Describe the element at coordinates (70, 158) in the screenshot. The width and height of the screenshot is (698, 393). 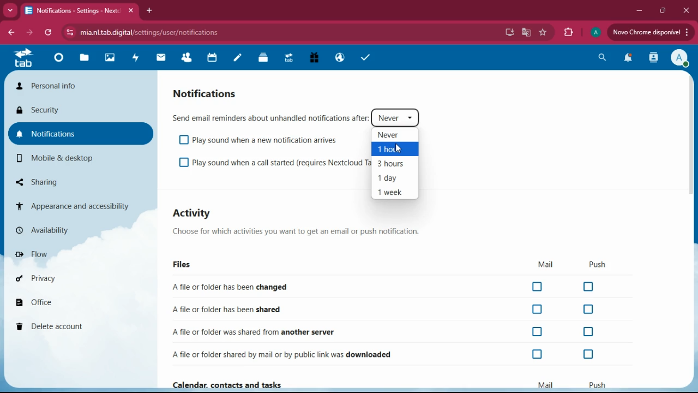
I see `mobile` at that location.